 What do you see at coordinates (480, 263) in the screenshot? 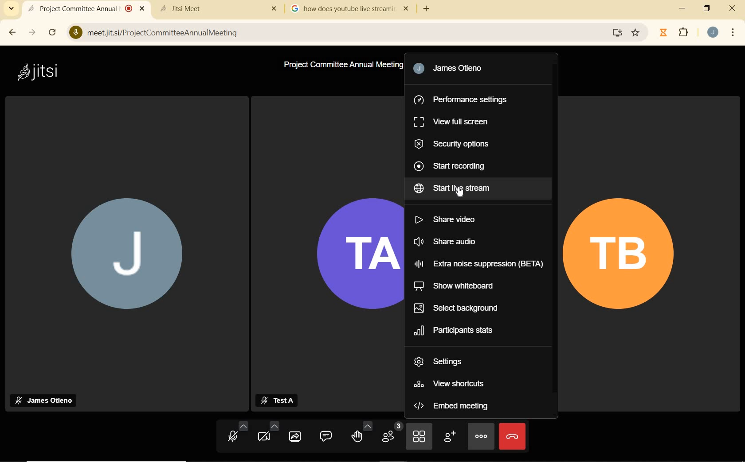
I see `extra noise suppression (BETA)` at bounding box center [480, 263].